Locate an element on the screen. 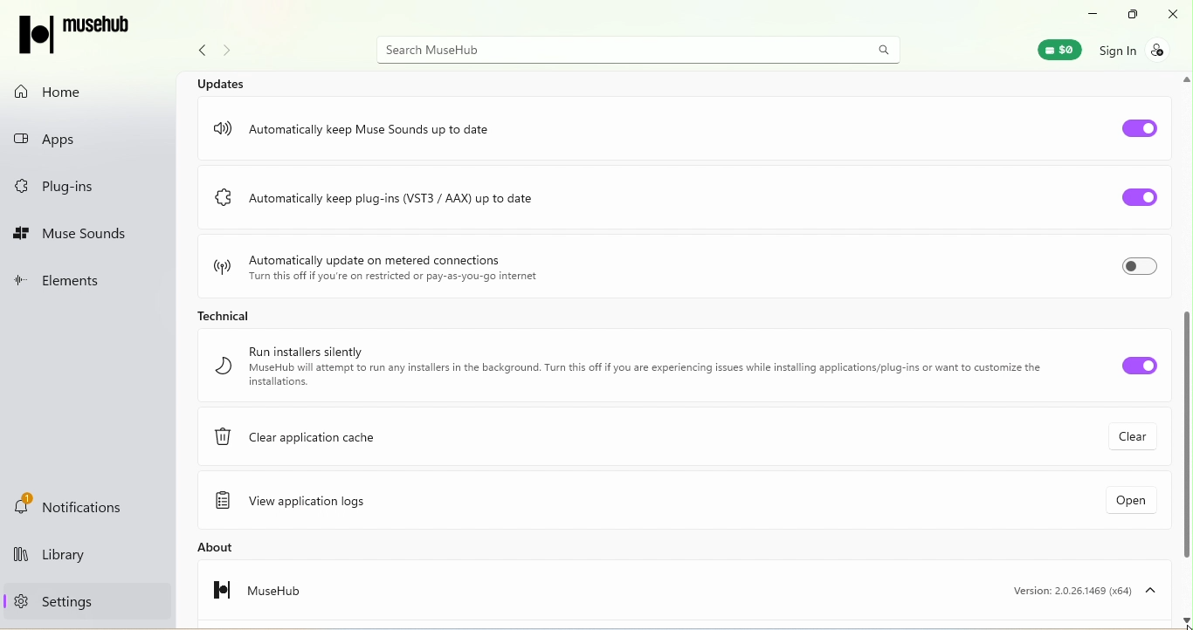  Muse Wallet is located at coordinates (1051, 49).